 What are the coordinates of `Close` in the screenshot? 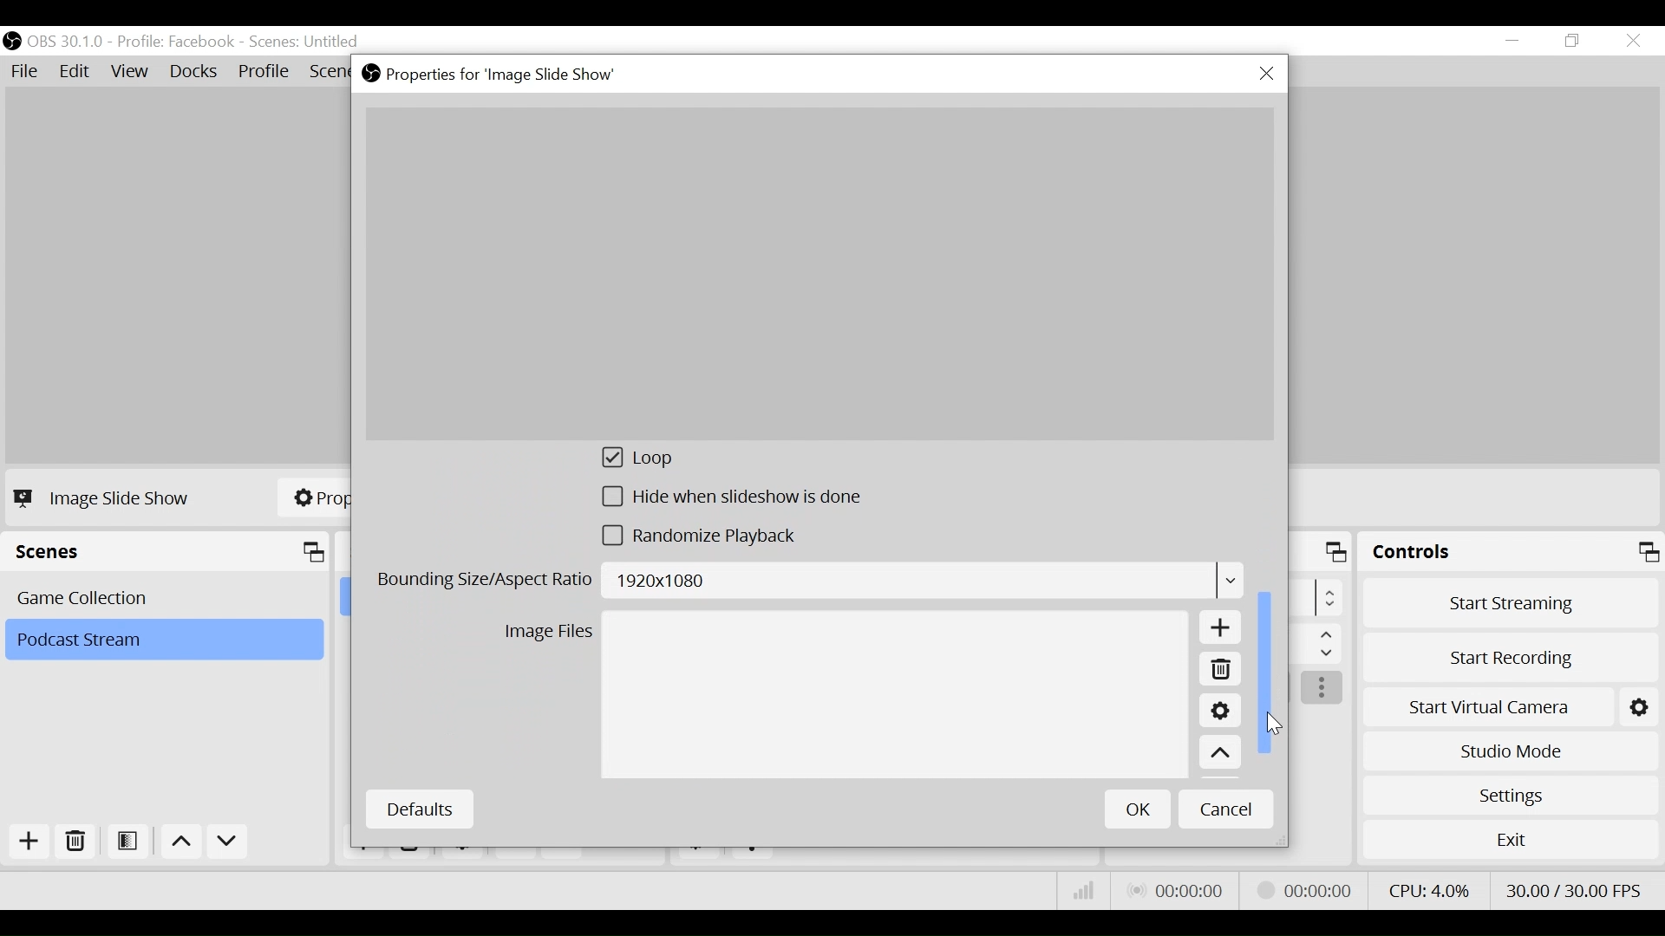 It's located at (1632, 42).